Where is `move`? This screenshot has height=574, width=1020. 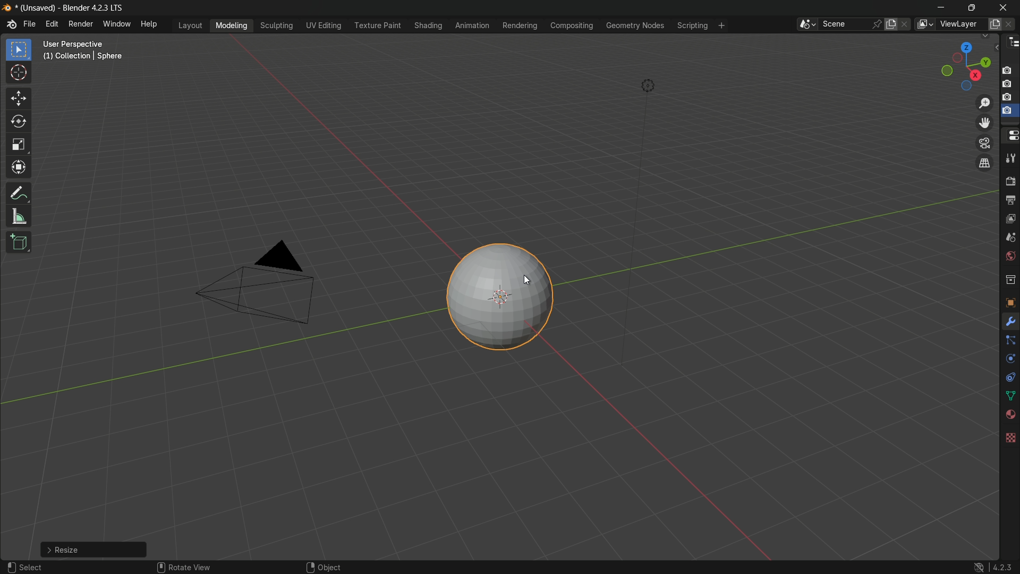
move is located at coordinates (18, 98).